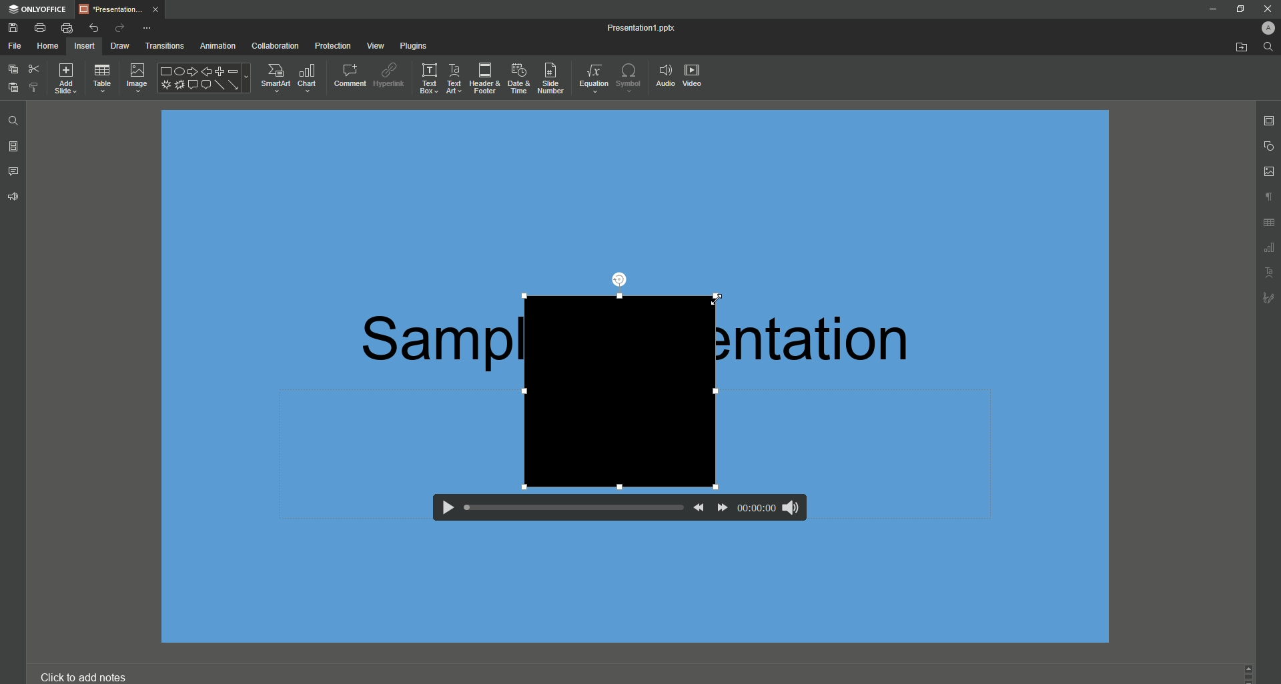 This screenshot has width=1281, height=684. Describe the element at coordinates (274, 45) in the screenshot. I see `Collaboration` at that location.